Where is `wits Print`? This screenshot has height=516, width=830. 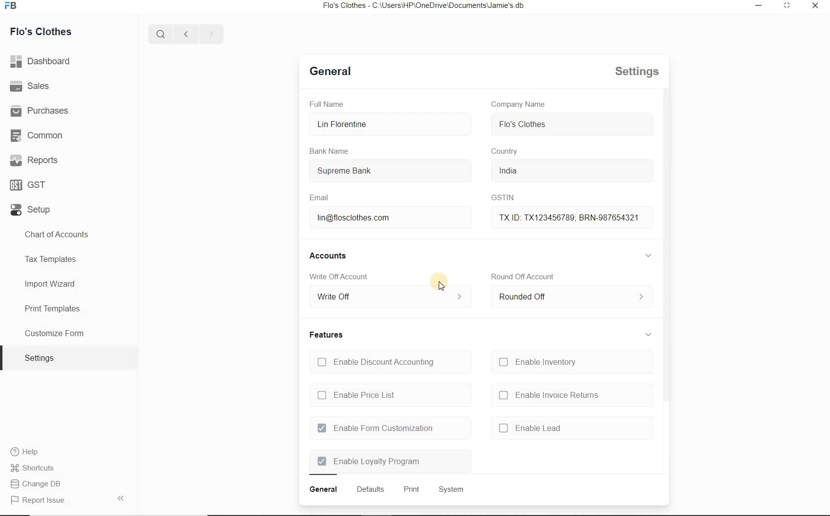 wits Print is located at coordinates (410, 489).